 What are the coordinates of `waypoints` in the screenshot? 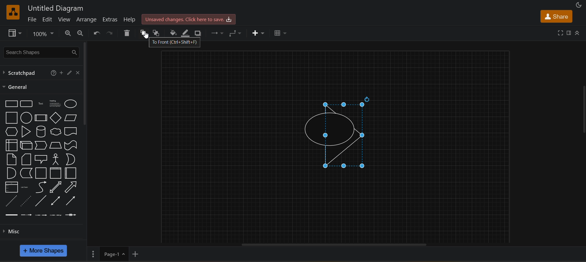 It's located at (237, 34).